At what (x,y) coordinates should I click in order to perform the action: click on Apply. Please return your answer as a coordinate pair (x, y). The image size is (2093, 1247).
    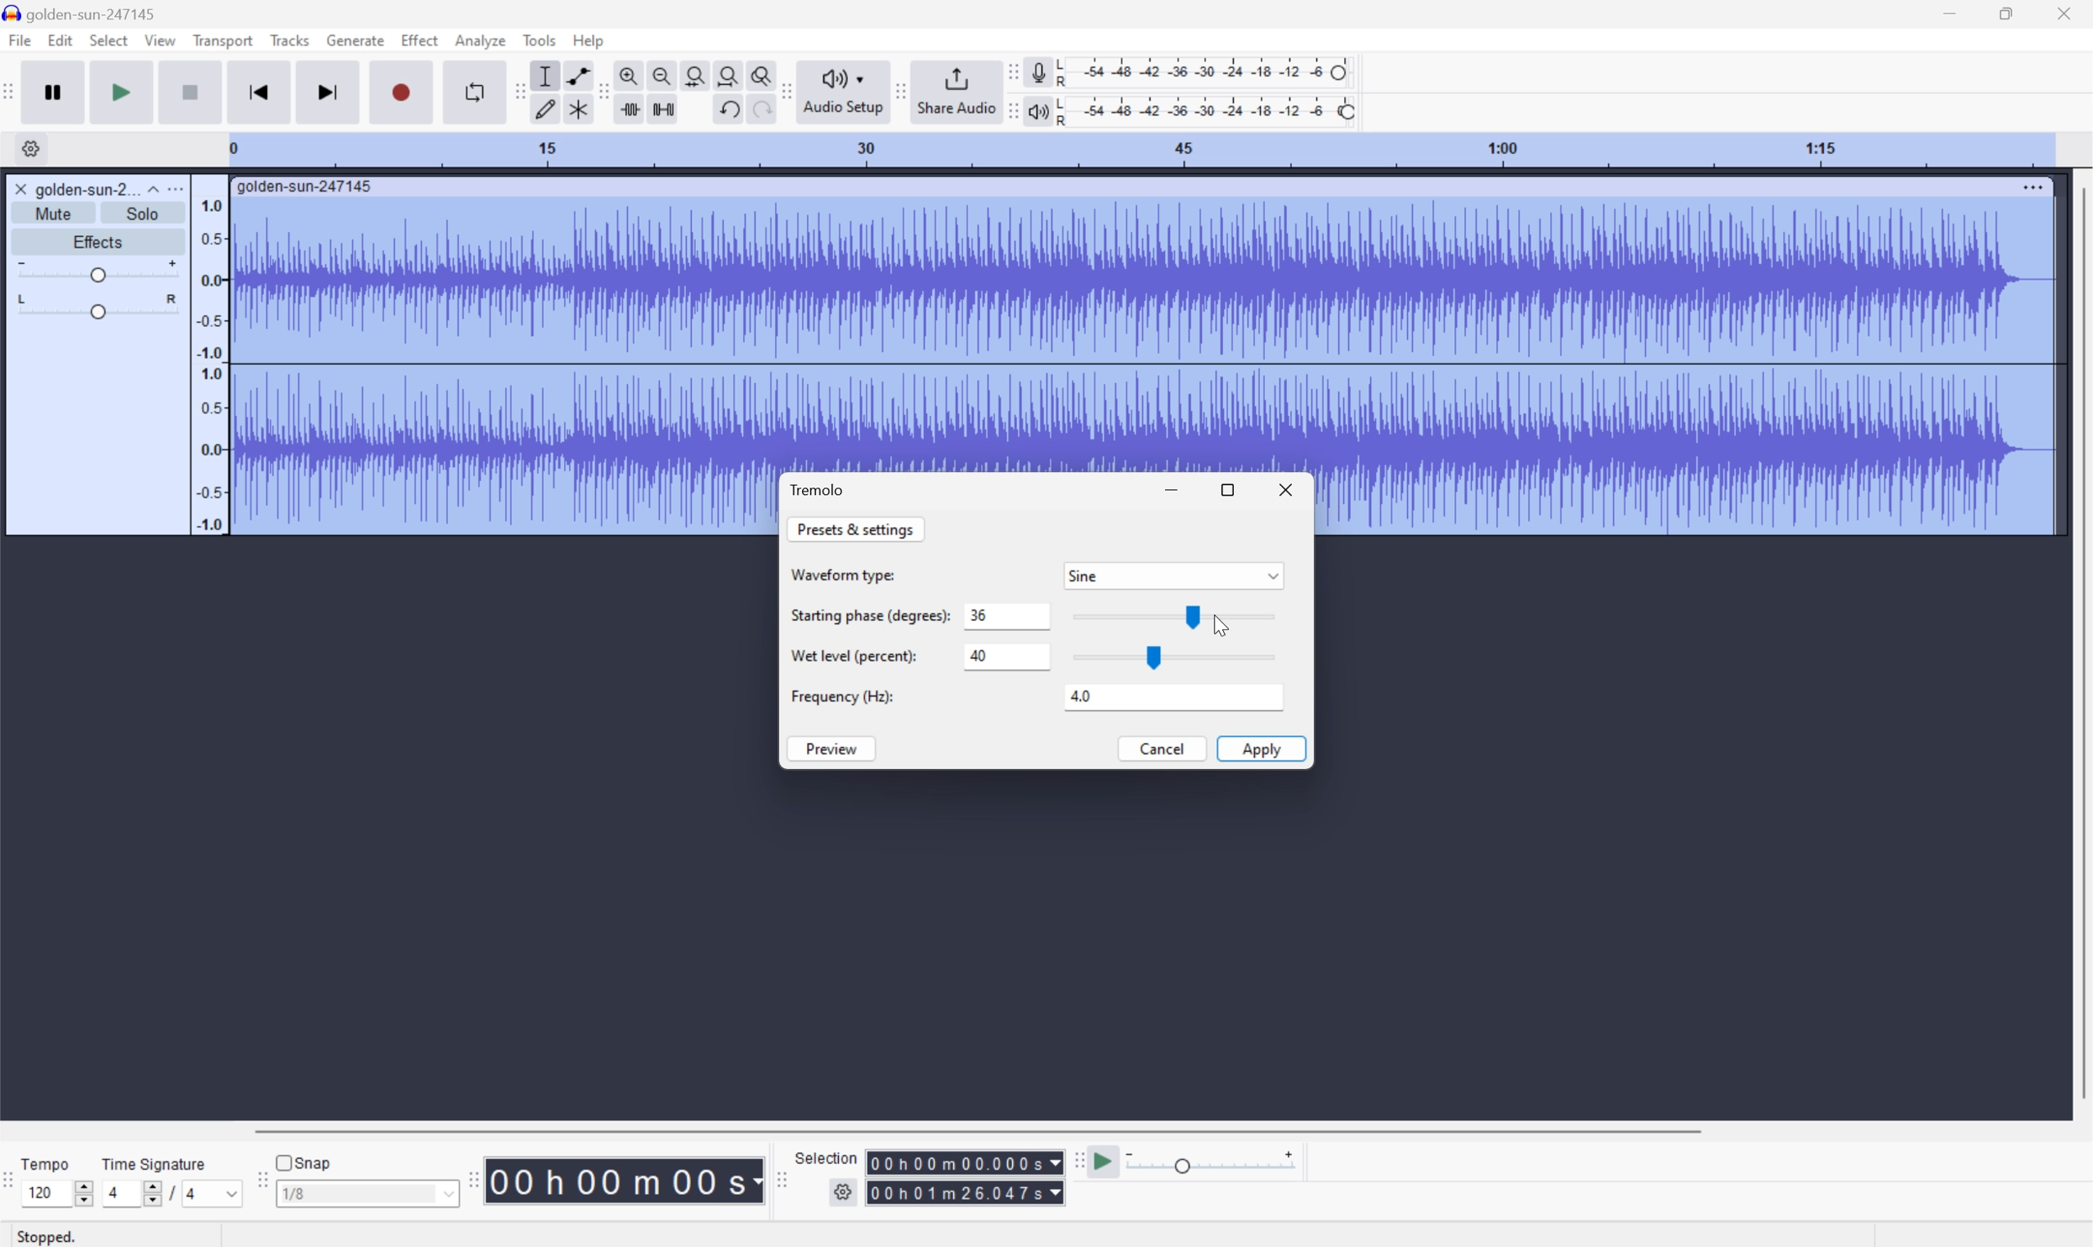
    Looking at the image, I should click on (1261, 750).